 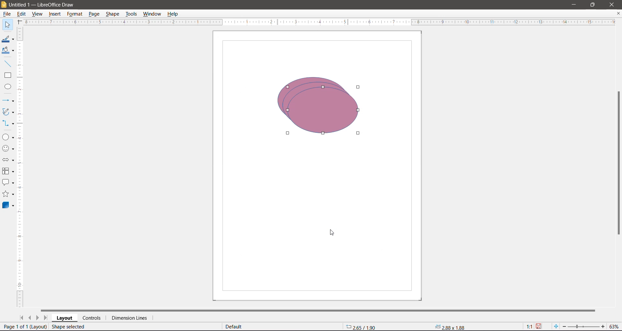 What do you see at coordinates (8, 194) in the screenshot?
I see `Stars and Banners` at bounding box center [8, 194].